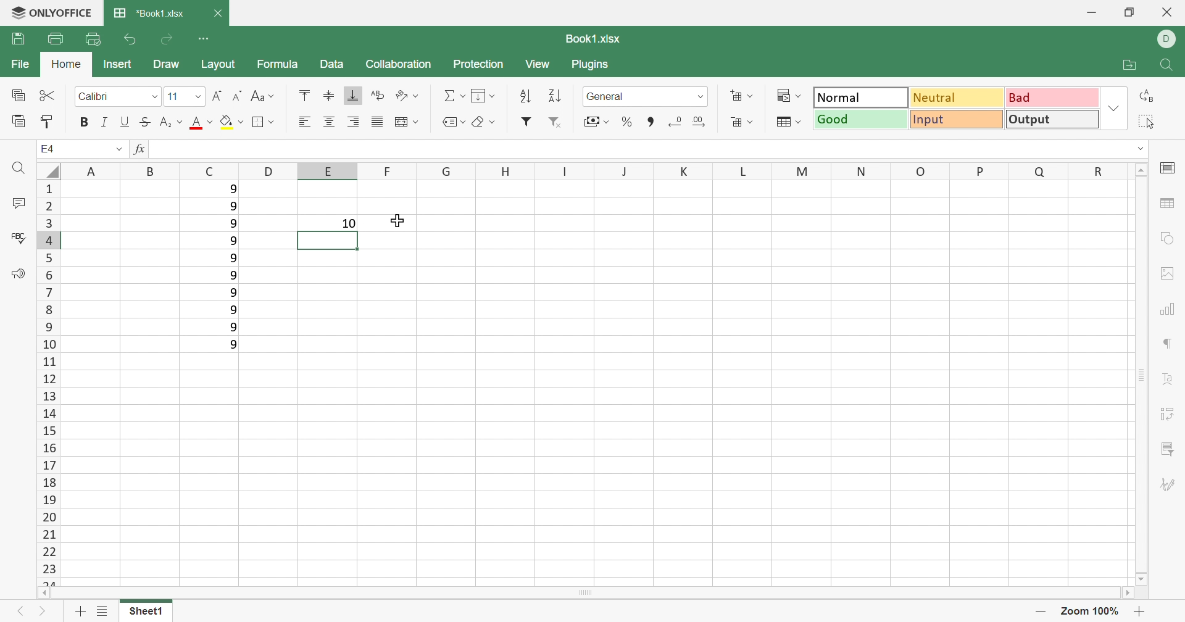 The height and width of the screenshot is (622, 1185). Describe the element at coordinates (223, 14) in the screenshot. I see `Close` at that location.